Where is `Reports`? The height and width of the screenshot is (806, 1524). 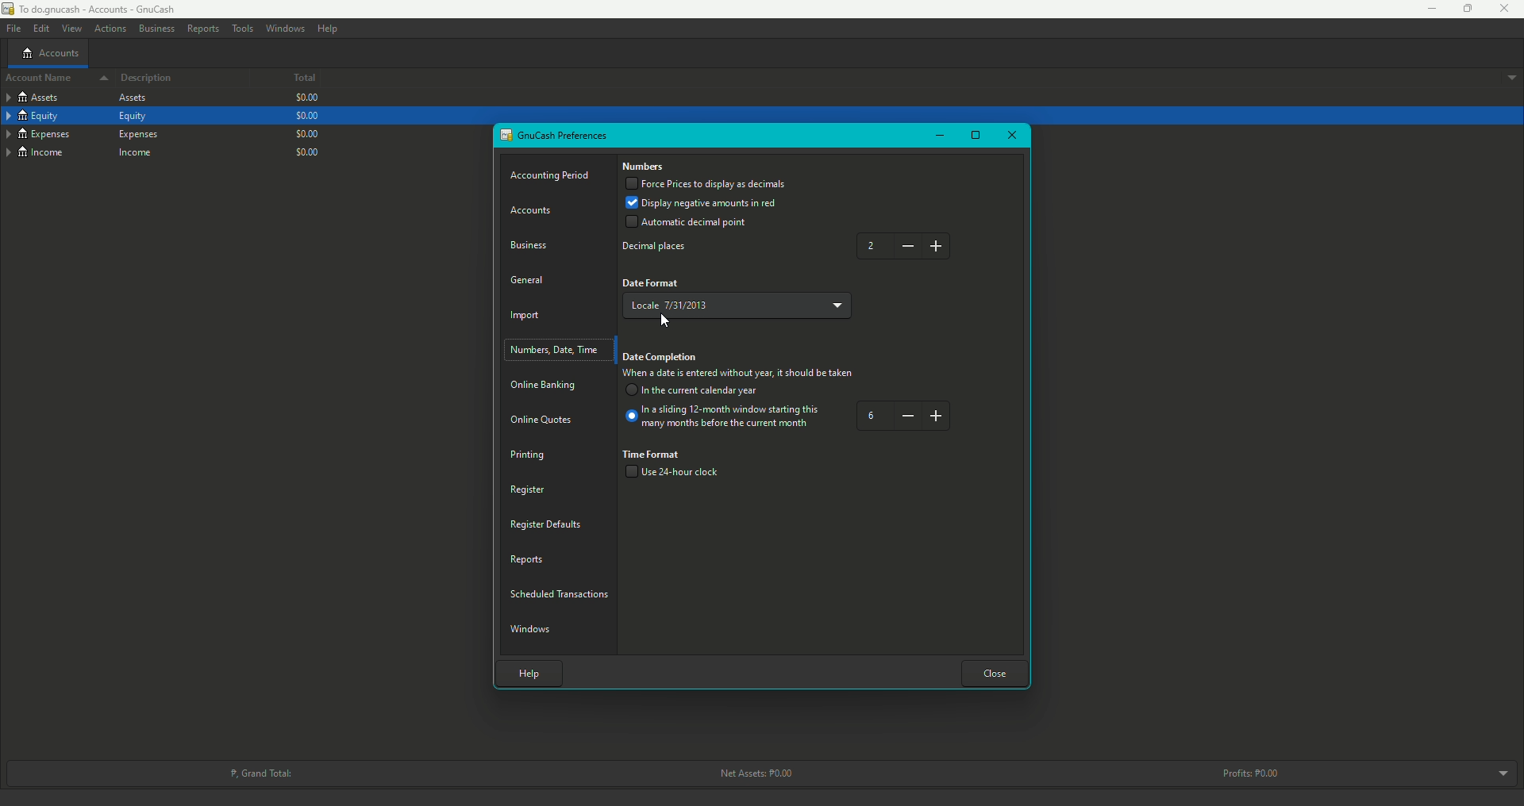 Reports is located at coordinates (202, 28).